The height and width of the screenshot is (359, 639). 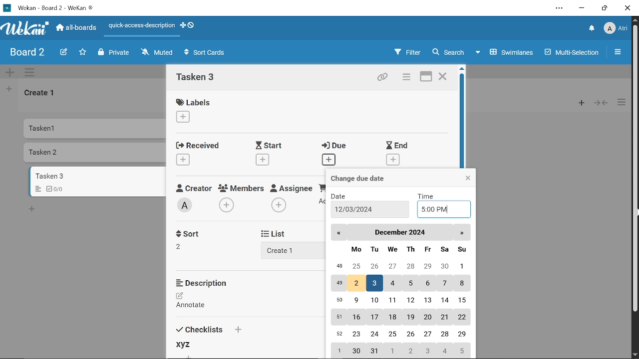 I want to click on List titled "Create 1", so click(x=41, y=94).